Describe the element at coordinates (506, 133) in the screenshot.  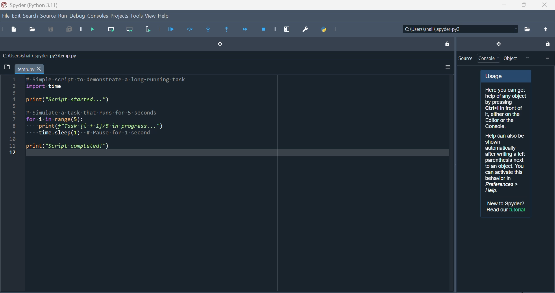
I see `Usage` at that location.